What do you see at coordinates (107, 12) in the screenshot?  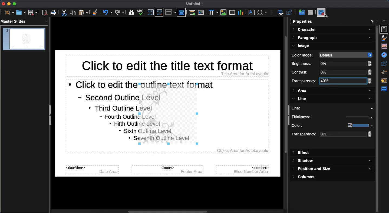 I see `Undo` at bounding box center [107, 12].